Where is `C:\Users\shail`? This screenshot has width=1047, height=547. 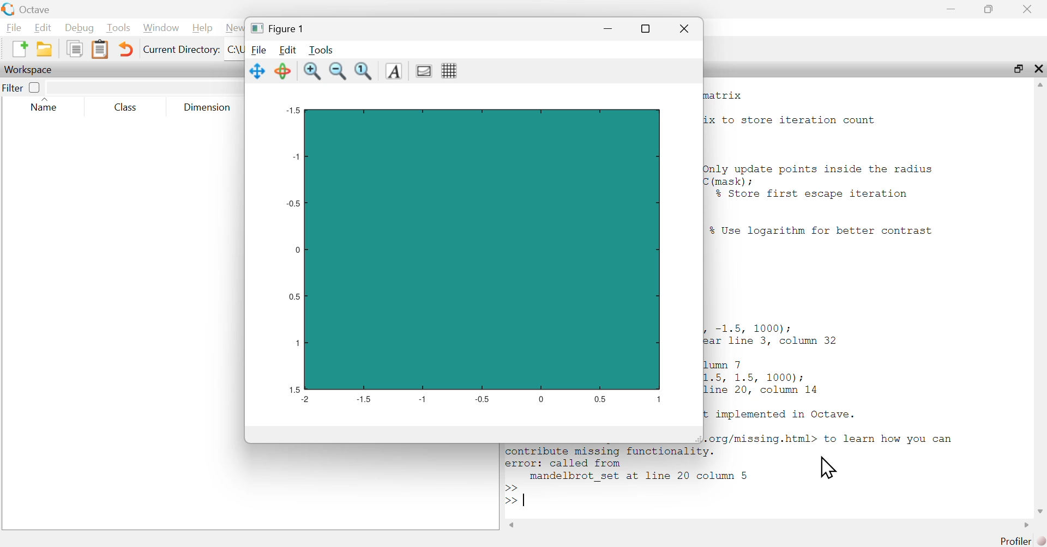 C:\Users\shail is located at coordinates (235, 49).